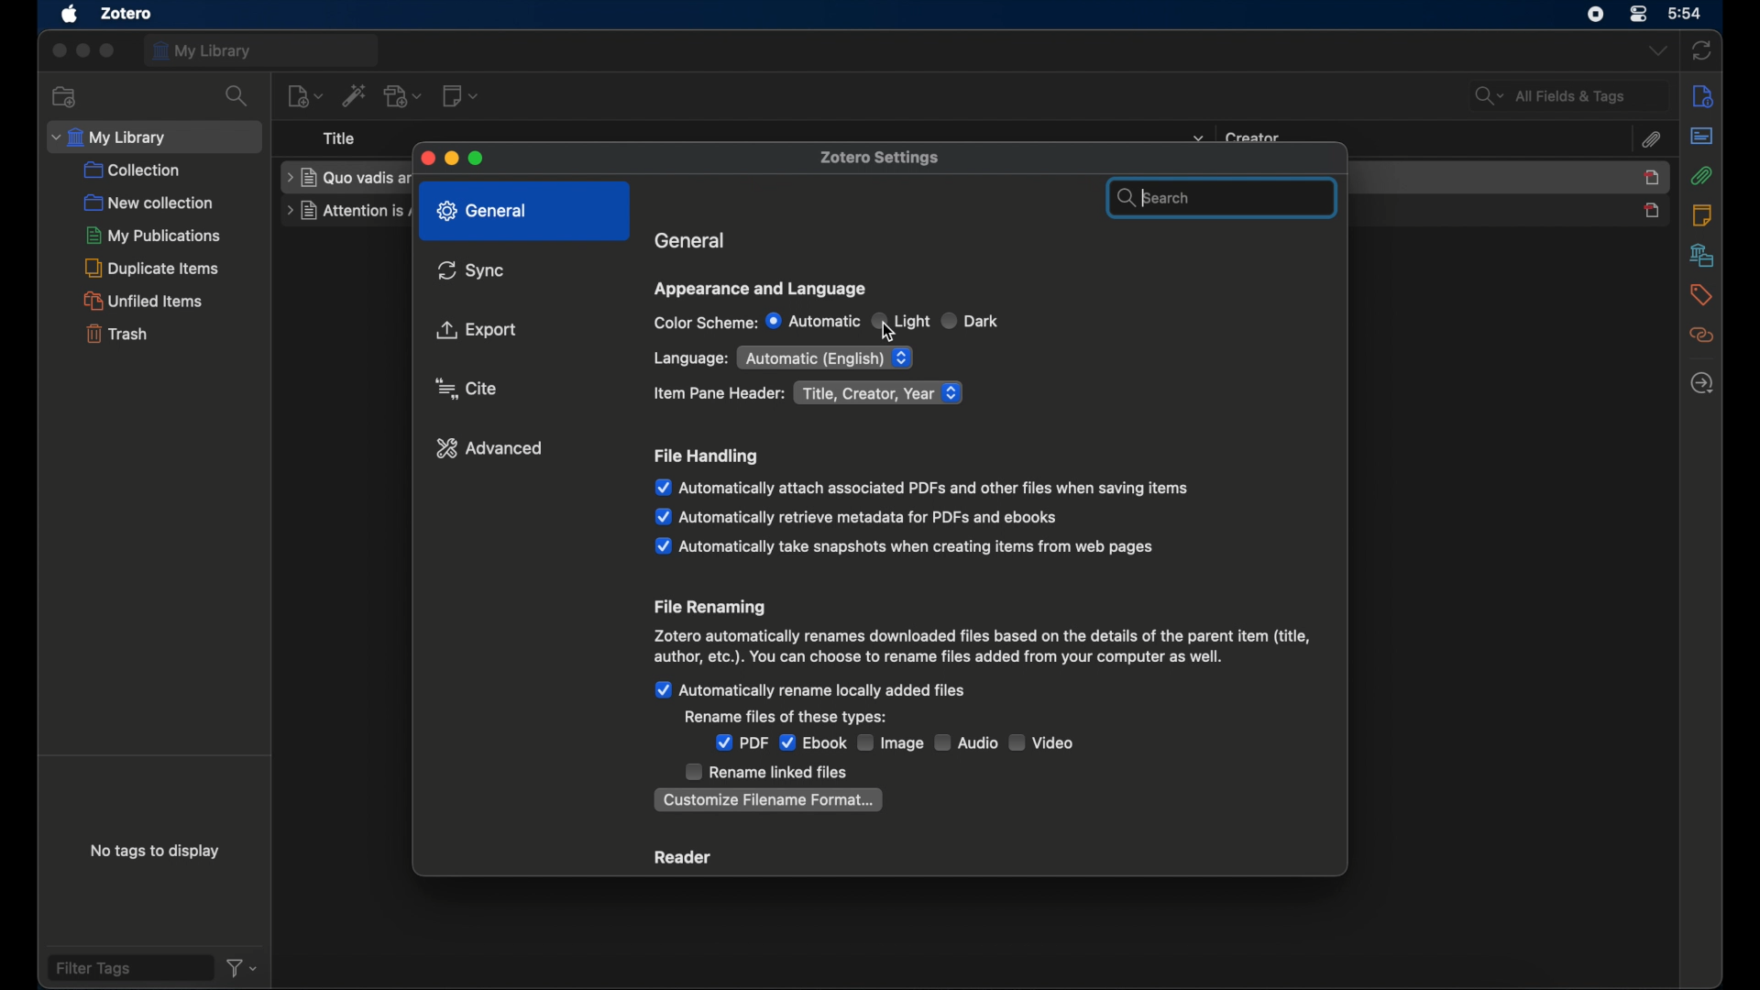 This screenshot has width=1760, height=990. I want to click on maximize, so click(478, 159).